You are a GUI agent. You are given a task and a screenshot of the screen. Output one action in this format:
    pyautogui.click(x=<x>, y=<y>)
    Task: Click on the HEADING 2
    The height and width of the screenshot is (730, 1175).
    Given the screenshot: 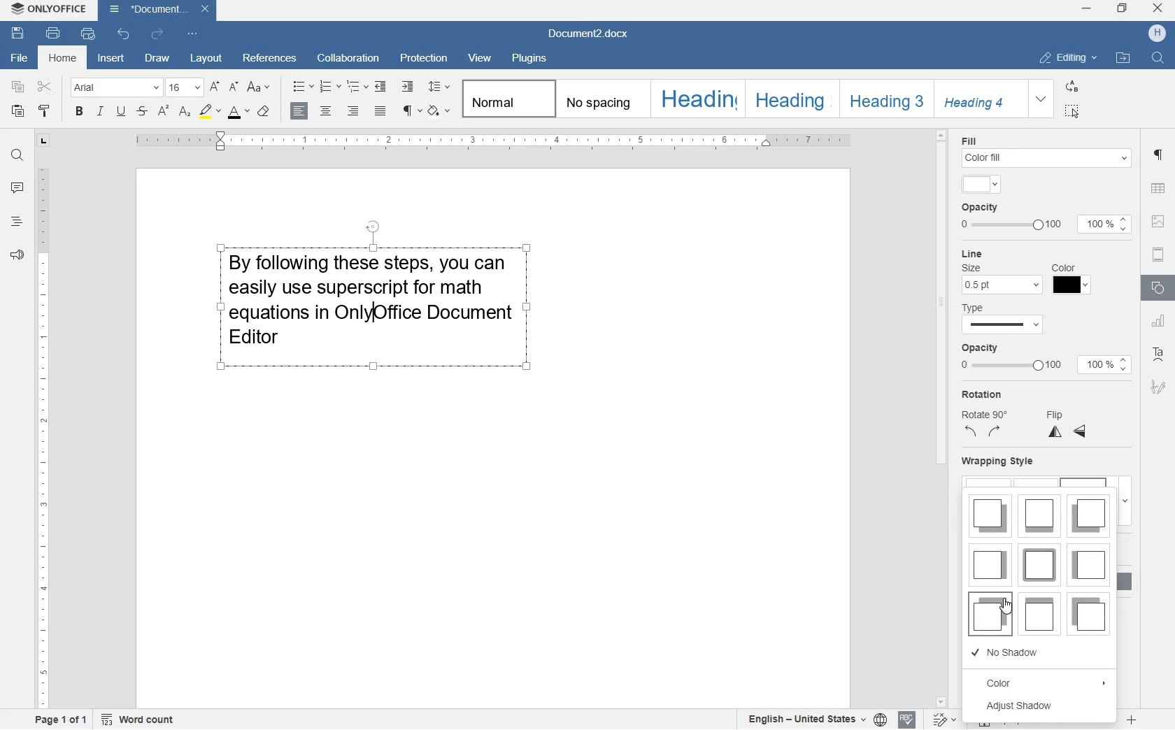 What is the action you would take?
    pyautogui.click(x=789, y=98)
    